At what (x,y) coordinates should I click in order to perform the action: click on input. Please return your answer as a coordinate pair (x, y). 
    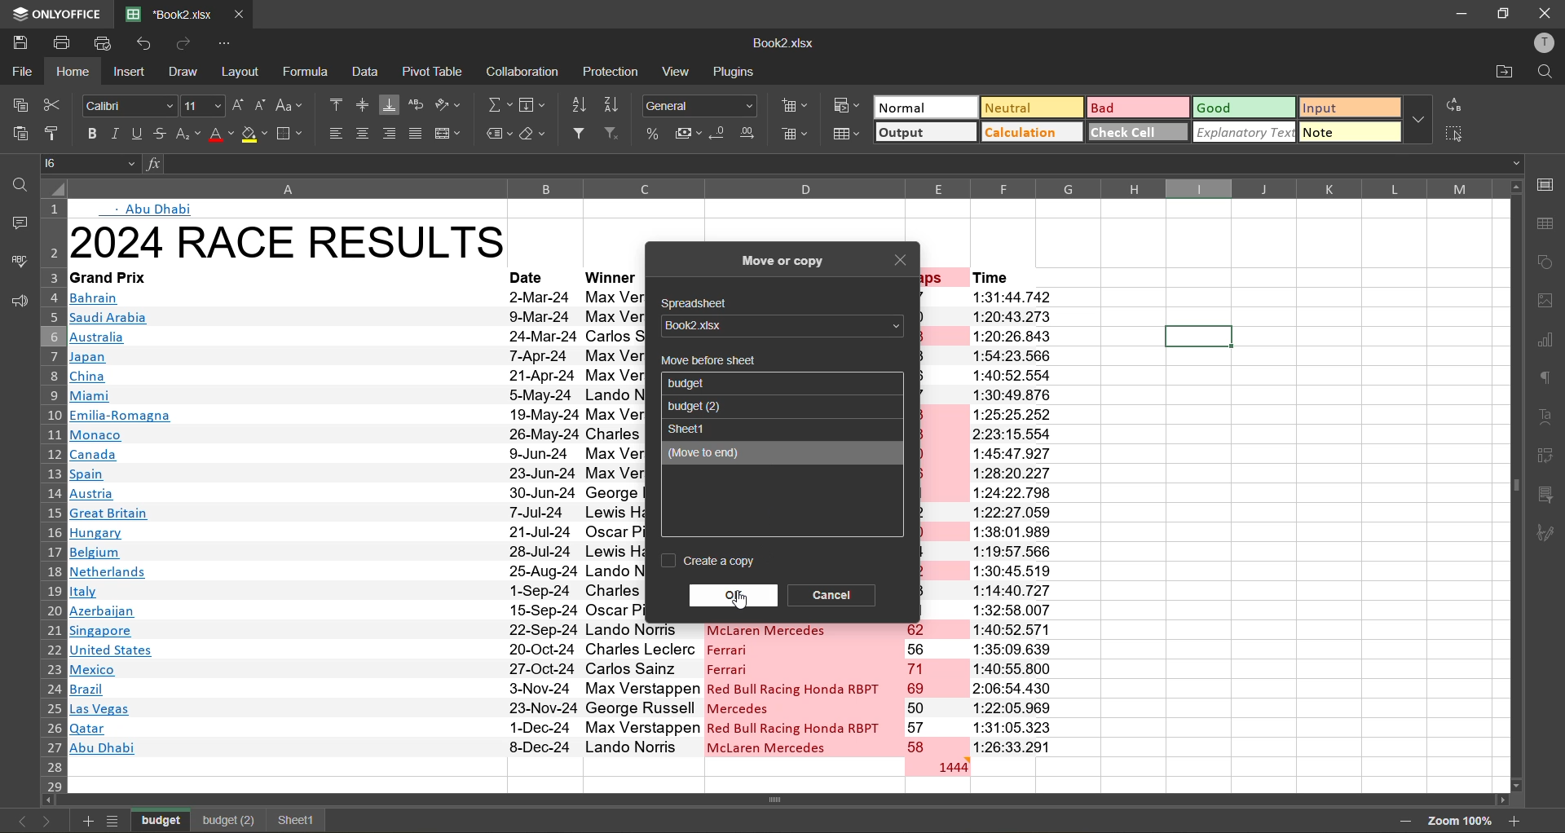
    Looking at the image, I should click on (1345, 109).